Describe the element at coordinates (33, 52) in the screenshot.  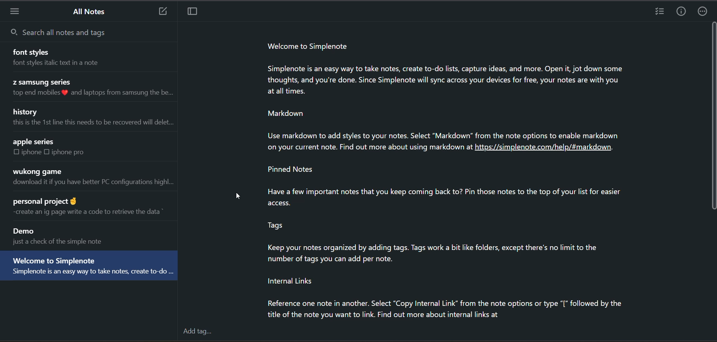
I see `font styles` at that location.